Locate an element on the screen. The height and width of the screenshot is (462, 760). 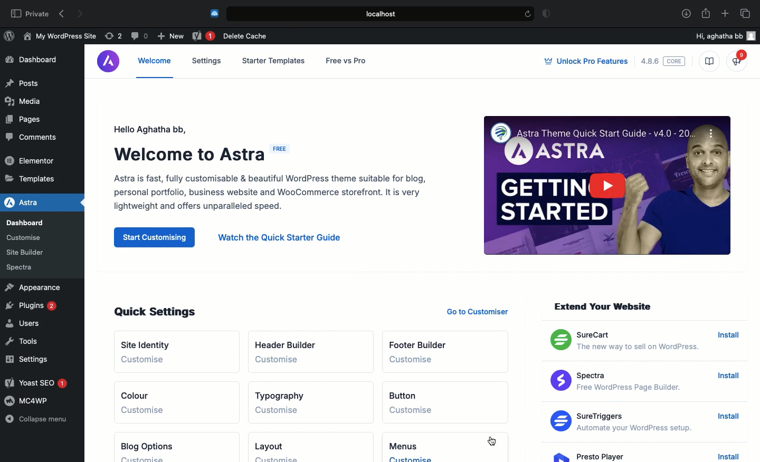
Presto Player is located at coordinates (593, 455).